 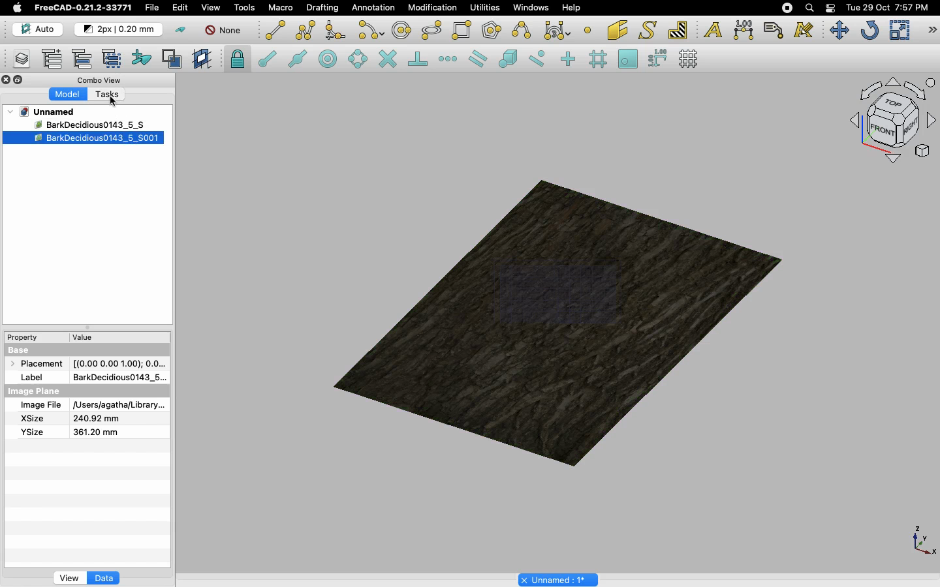 What do you see at coordinates (119, 30) in the screenshot?
I see `Change default for new objects` at bounding box center [119, 30].